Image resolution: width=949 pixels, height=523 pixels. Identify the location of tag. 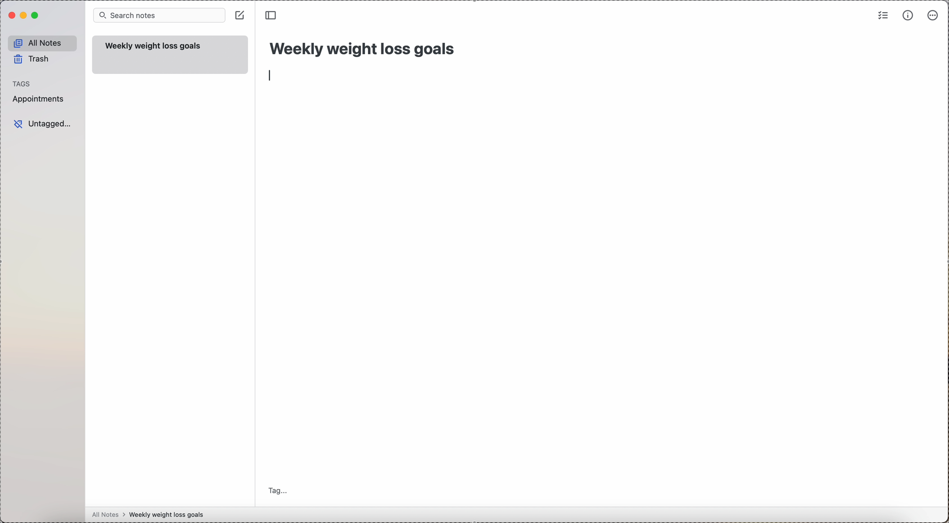
(280, 490).